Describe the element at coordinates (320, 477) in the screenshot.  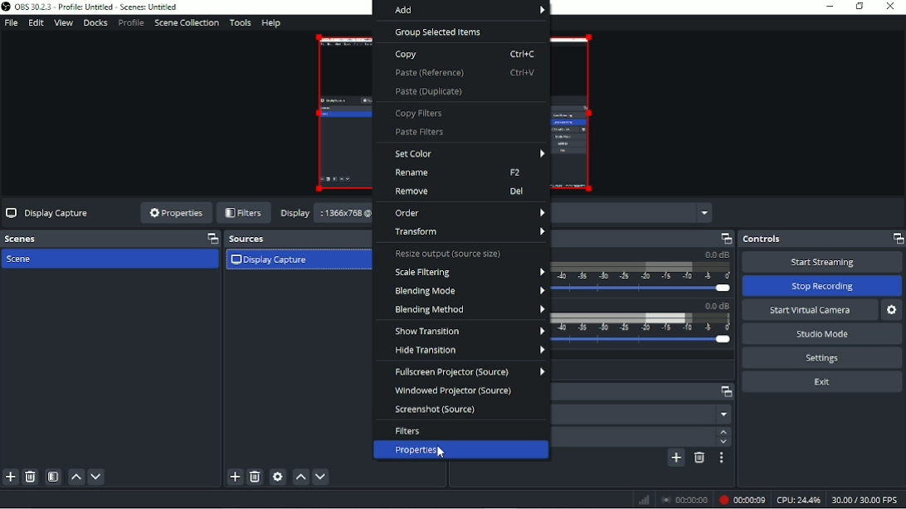
I see `Move source(s) down` at that location.